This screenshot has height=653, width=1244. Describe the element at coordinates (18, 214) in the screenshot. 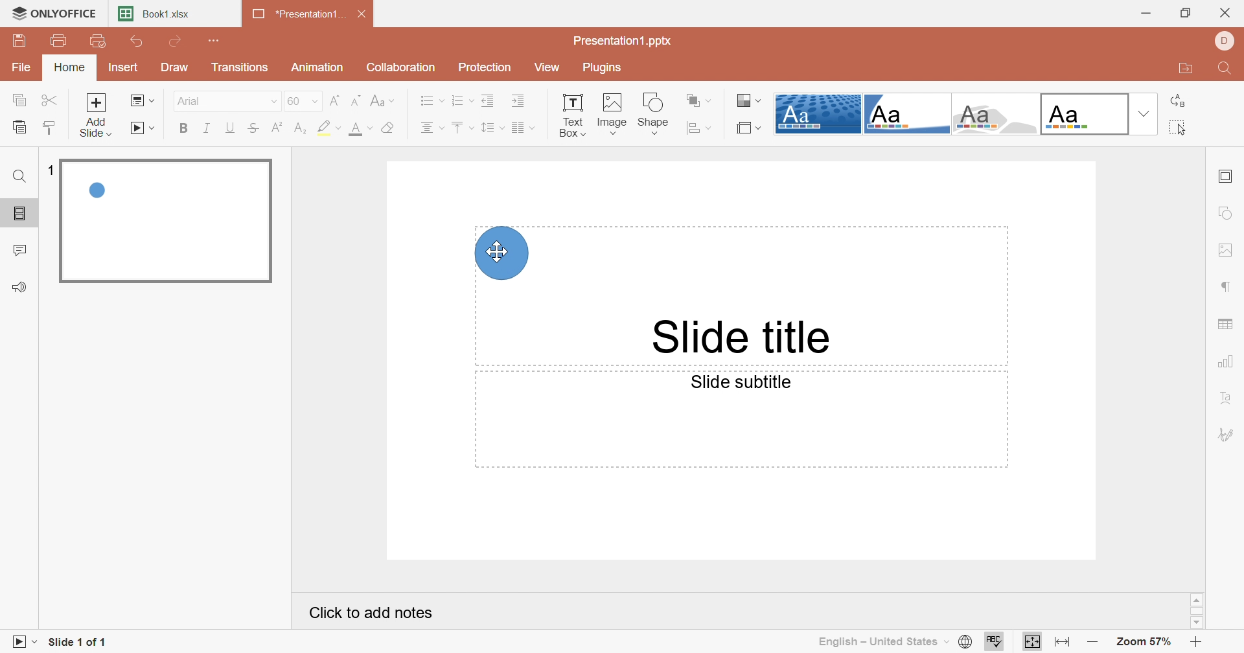

I see `Slides` at that location.